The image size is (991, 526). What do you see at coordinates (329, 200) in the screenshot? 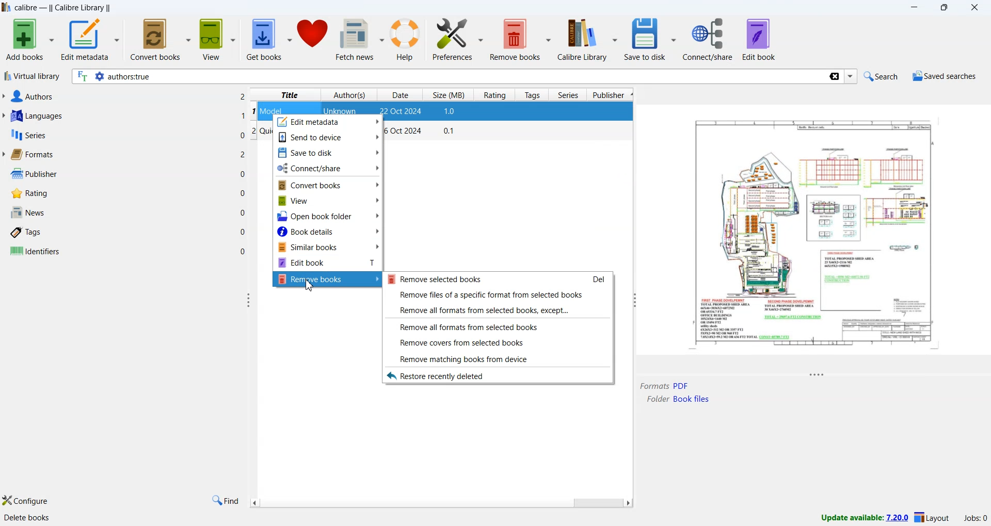
I see `View` at bounding box center [329, 200].